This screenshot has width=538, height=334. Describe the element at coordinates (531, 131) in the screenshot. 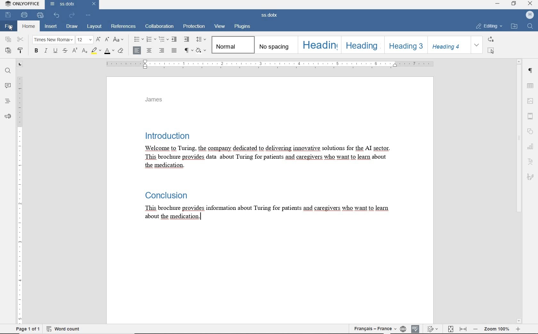

I see `SHAPE` at that location.